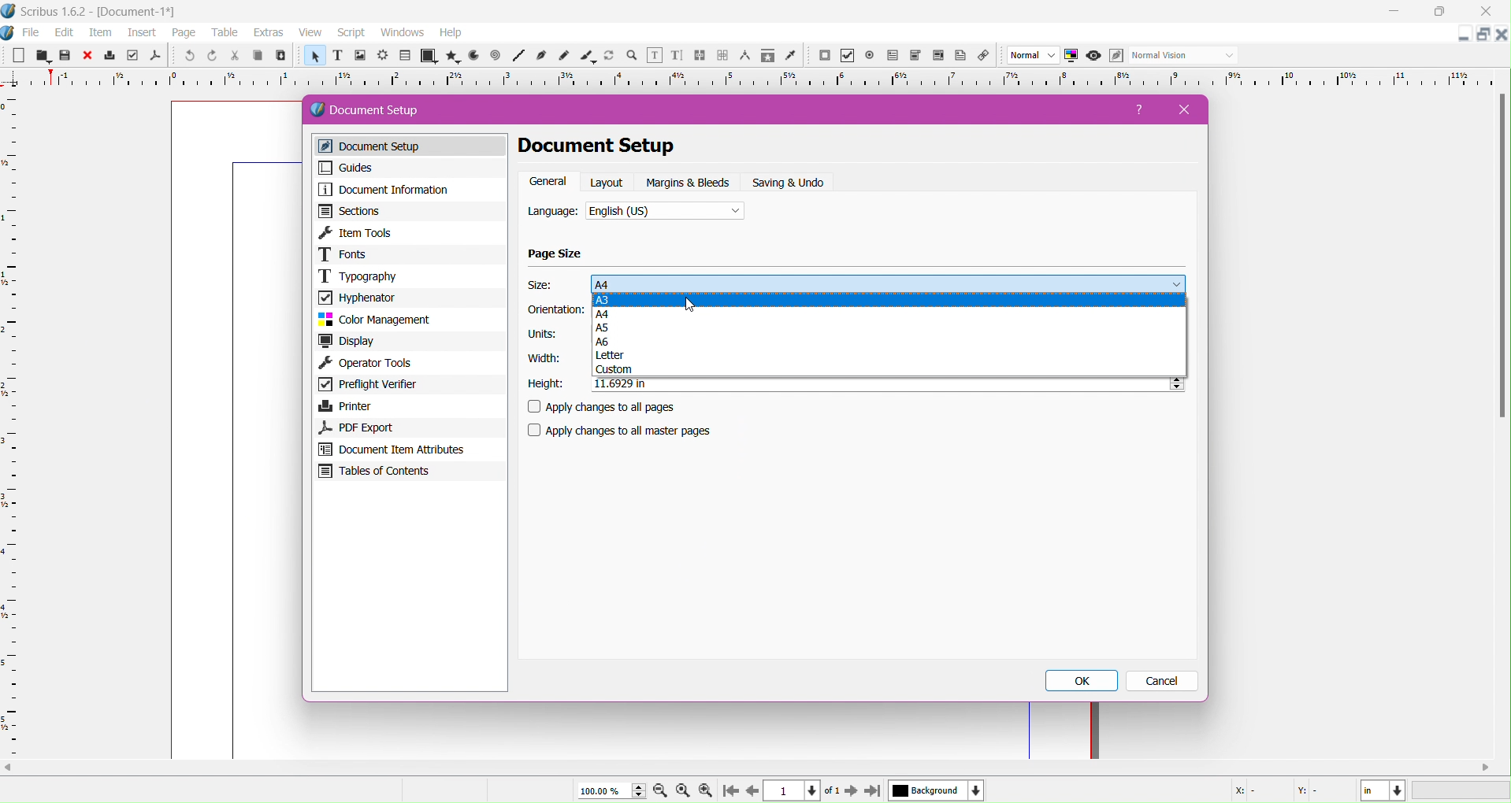 This screenshot has width=1511, height=803. Describe the element at coordinates (448, 56) in the screenshot. I see `polygon` at that location.